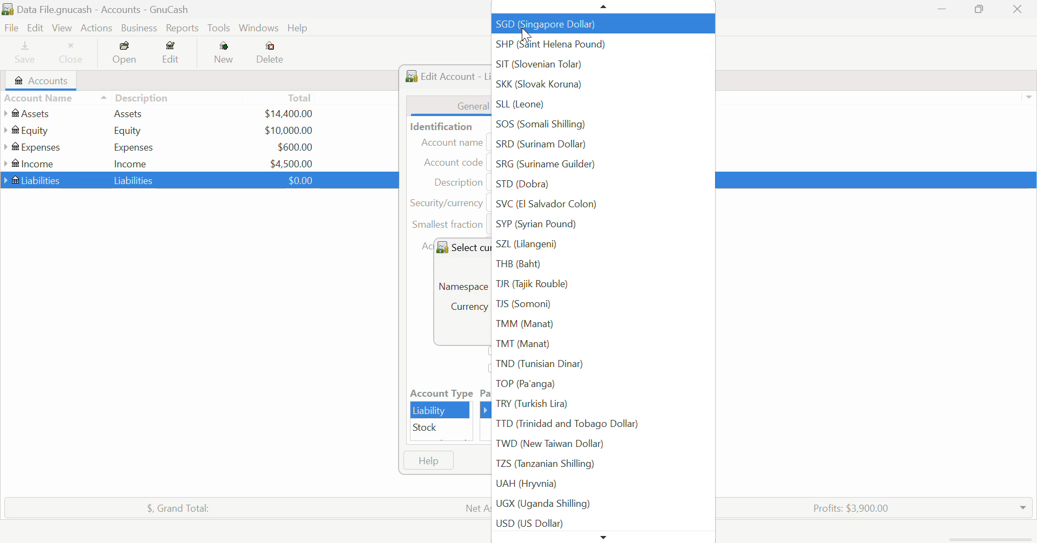  Describe the element at coordinates (602, 284) in the screenshot. I see `TJR` at that location.